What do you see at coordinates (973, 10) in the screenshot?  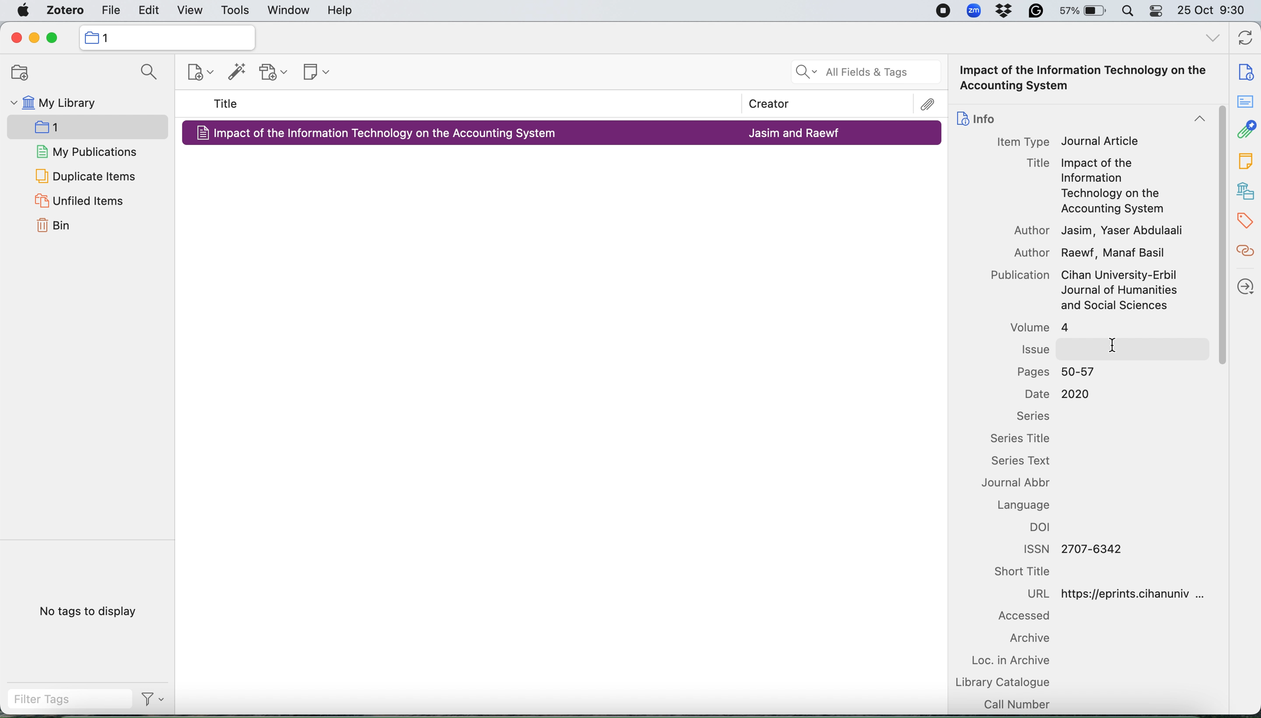 I see `zoom` at bounding box center [973, 10].